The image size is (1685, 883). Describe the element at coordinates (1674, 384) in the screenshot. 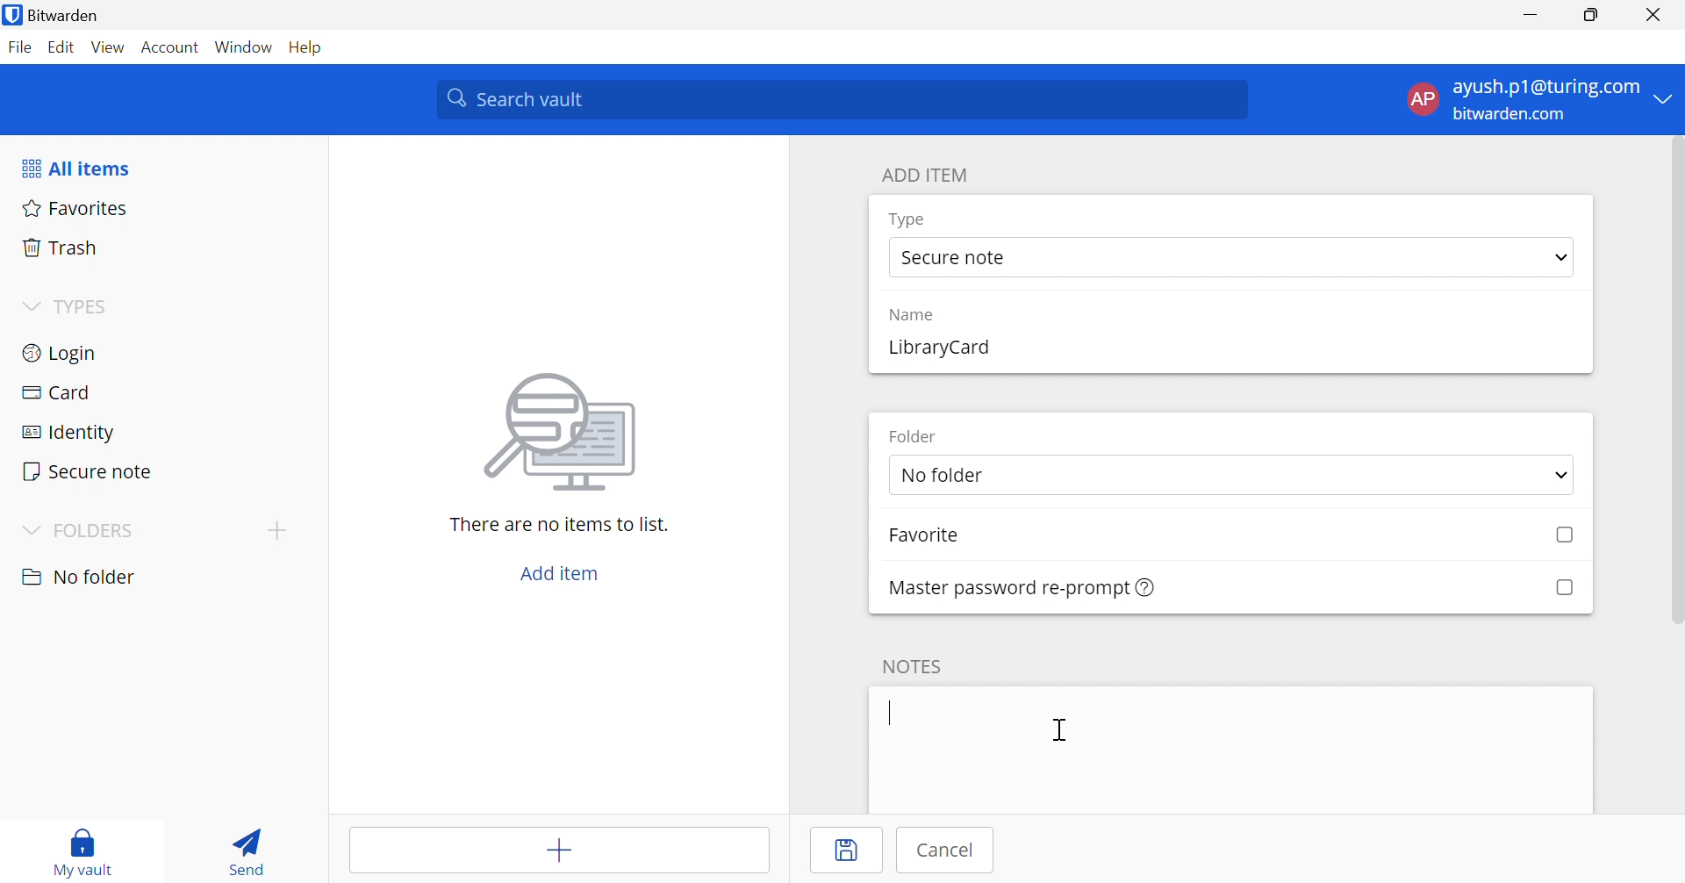

I see `Scroll Bar` at that location.